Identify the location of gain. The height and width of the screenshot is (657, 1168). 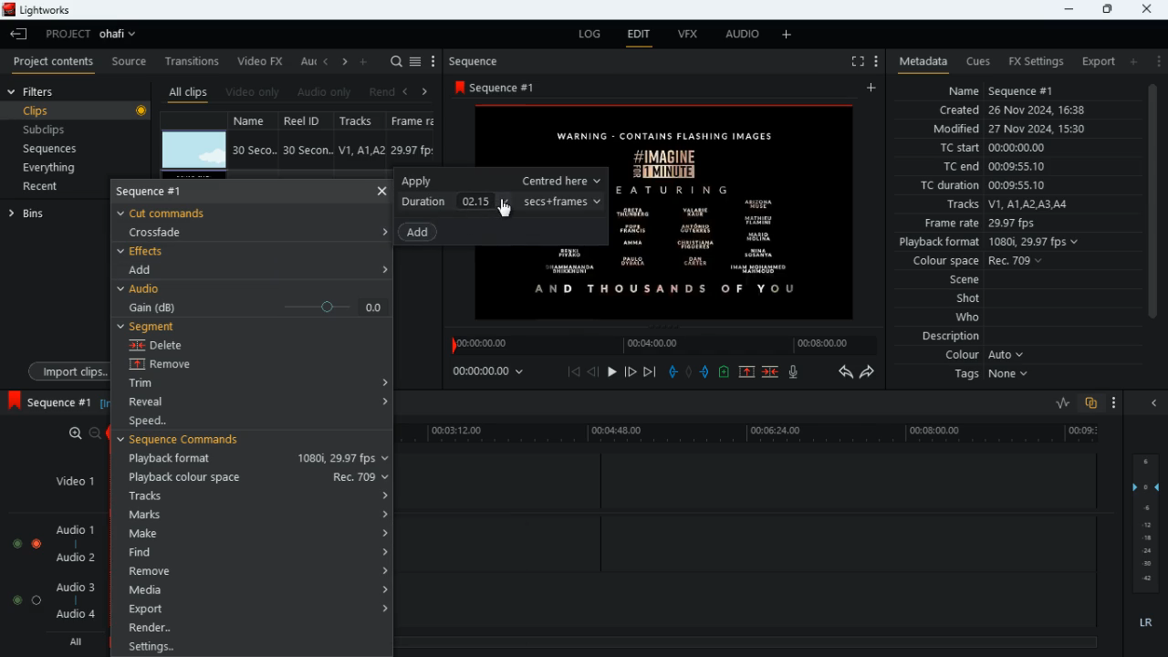
(254, 307).